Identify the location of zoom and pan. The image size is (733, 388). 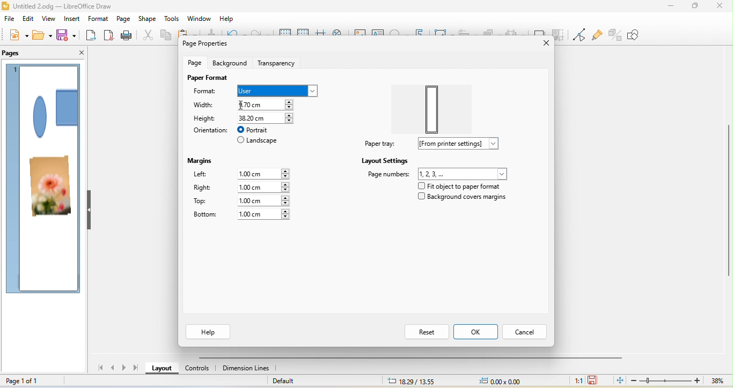
(342, 32).